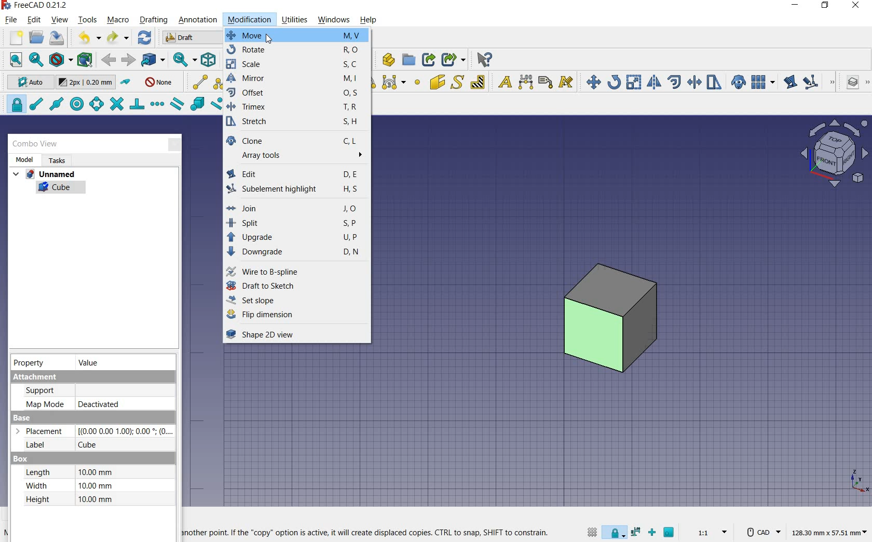 The image size is (872, 542). Describe the element at coordinates (458, 82) in the screenshot. I see `shape from text` at that location.